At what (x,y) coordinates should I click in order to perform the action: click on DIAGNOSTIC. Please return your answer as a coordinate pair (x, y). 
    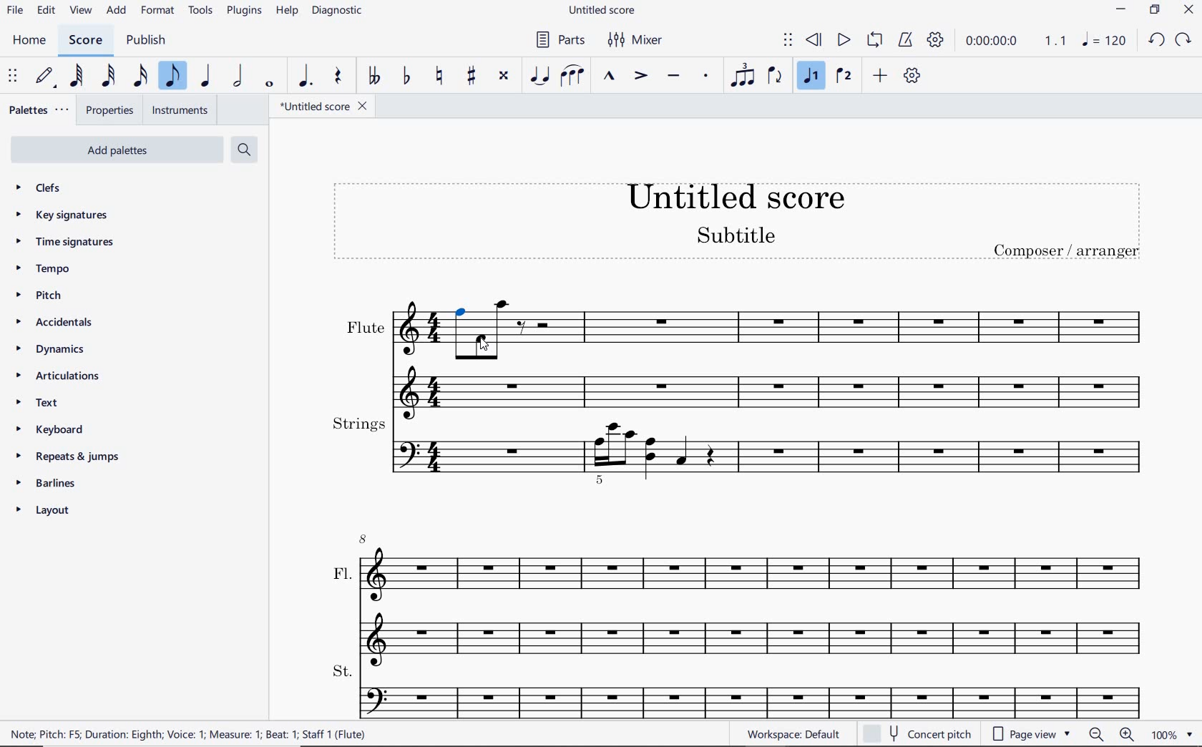
    Looking at the image, I should click on (340, 11).